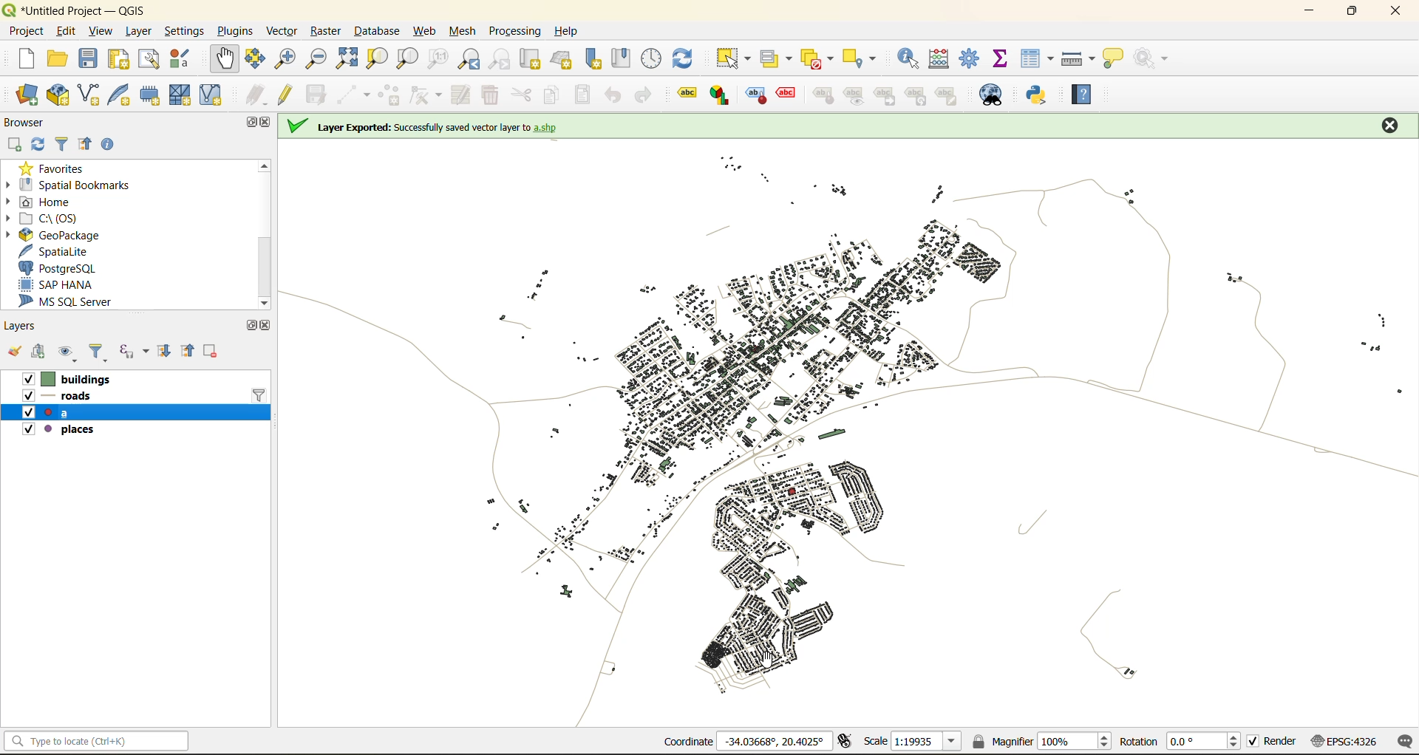 This screenshot has width=1419, height=755. What do you see at coordinates (138, 31) in the screenshot?
I see `layer` at bounding box center [138, 31].